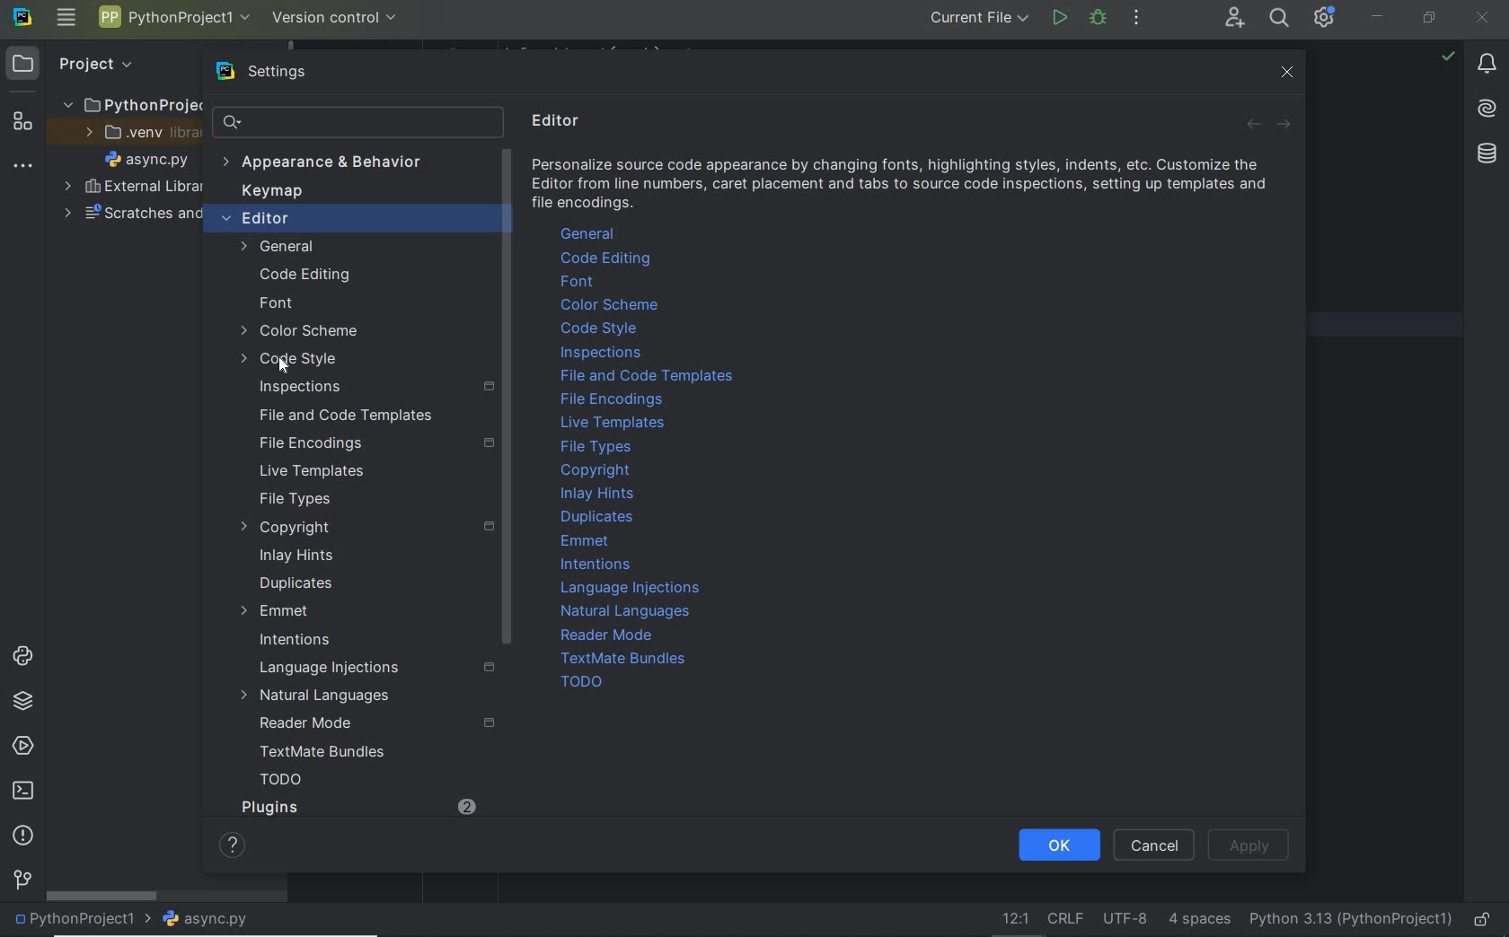 This screenshot has height=937, width=1509. What do you see at coordinates (297, 583) in the screenshot?
I see `duplicates` at bounding box center [297, 583].